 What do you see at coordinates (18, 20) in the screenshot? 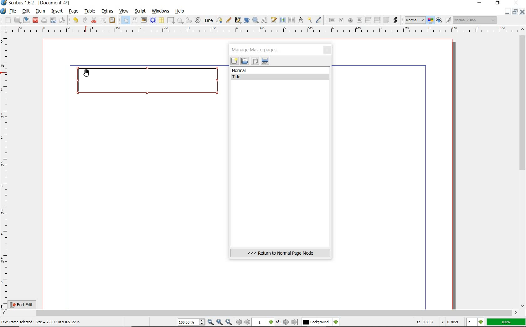
I see `open` at bounding box center [18, 20].